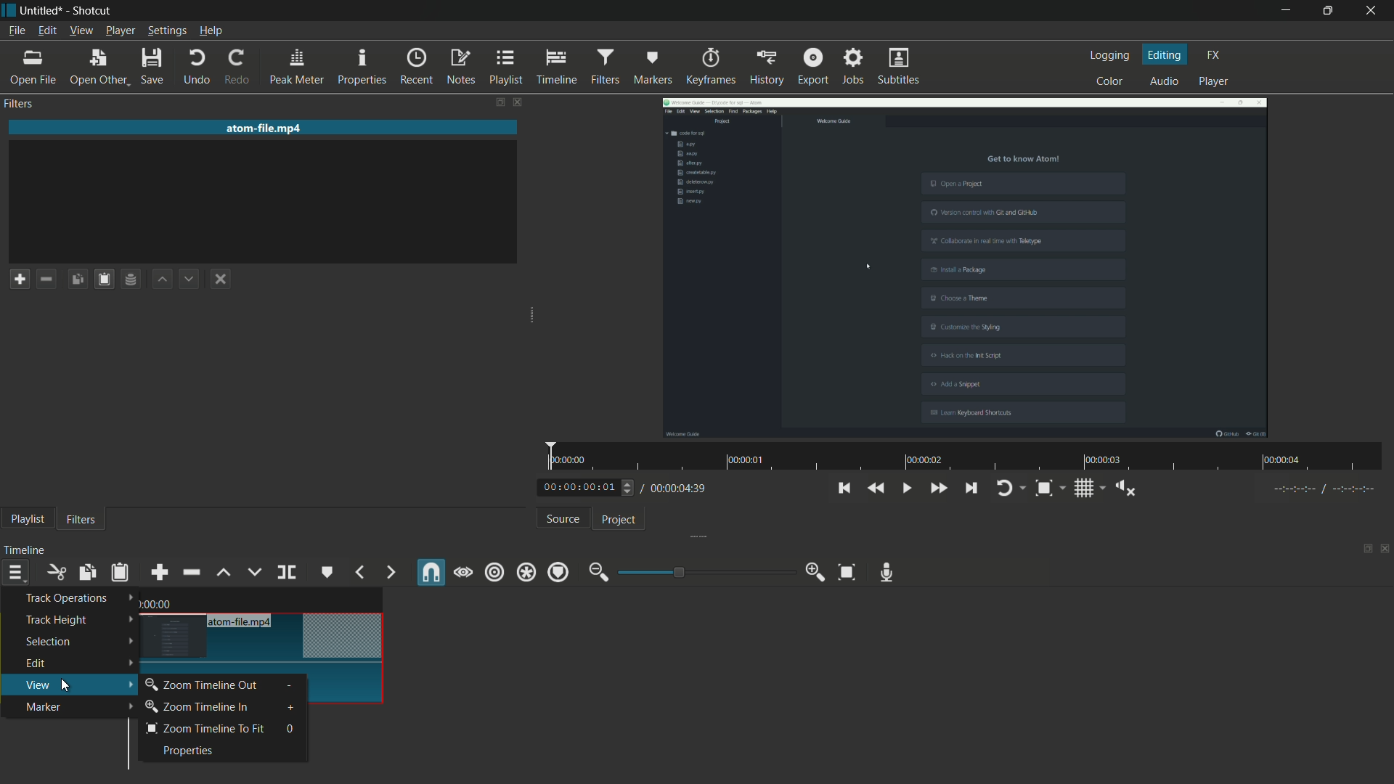 Image resolution: width=1394 pixels, height=784 pixels. I want to click on time, so click(158, 604).